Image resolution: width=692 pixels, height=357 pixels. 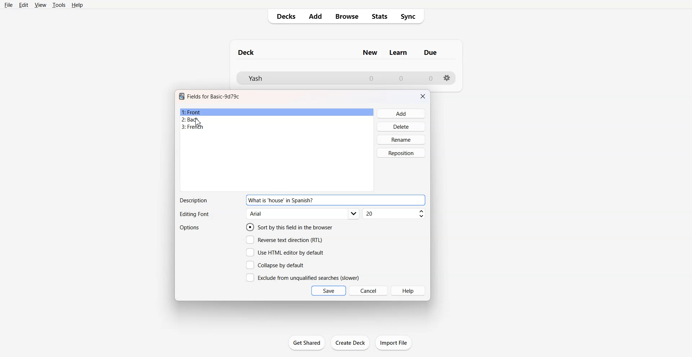 I want to click on Settings, so click(x=447, y=78).